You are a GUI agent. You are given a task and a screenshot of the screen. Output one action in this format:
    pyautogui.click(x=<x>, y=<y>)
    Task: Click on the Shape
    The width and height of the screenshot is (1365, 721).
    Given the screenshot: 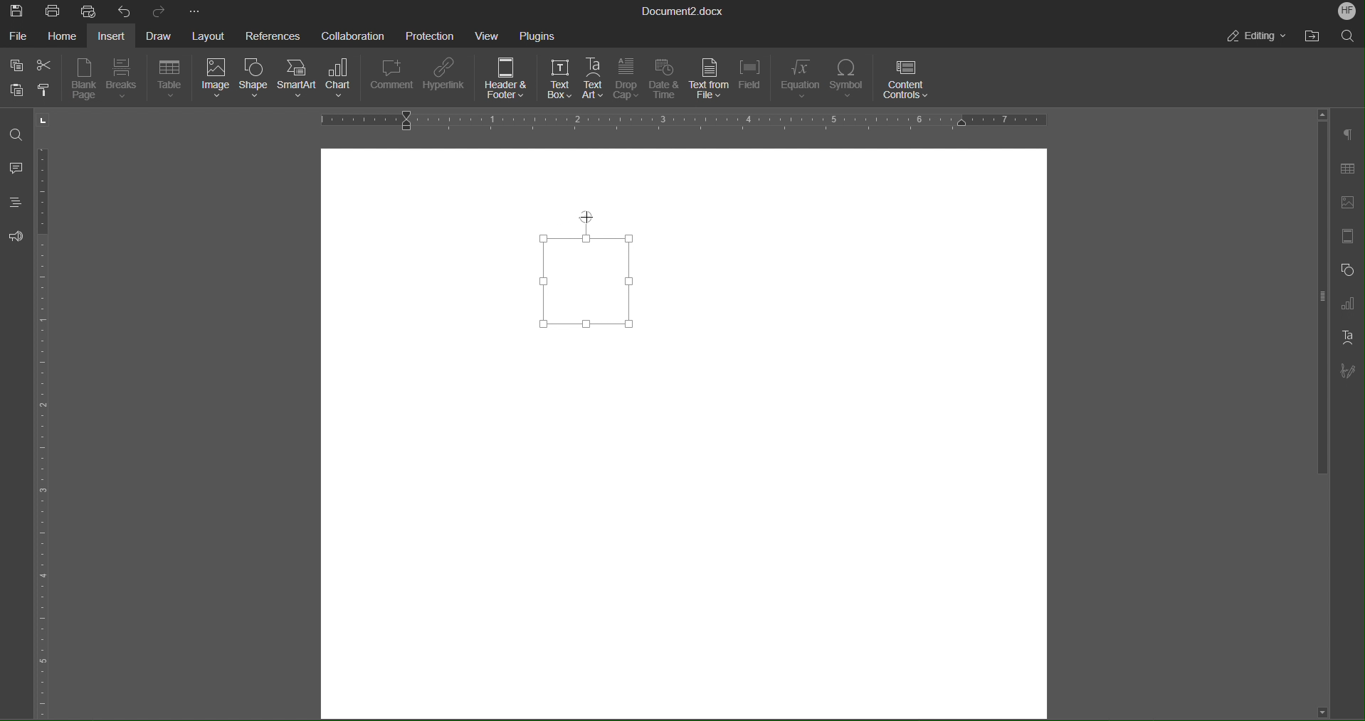 What is the action you would take?
    pyautogui.click(x=255, y=81)
    